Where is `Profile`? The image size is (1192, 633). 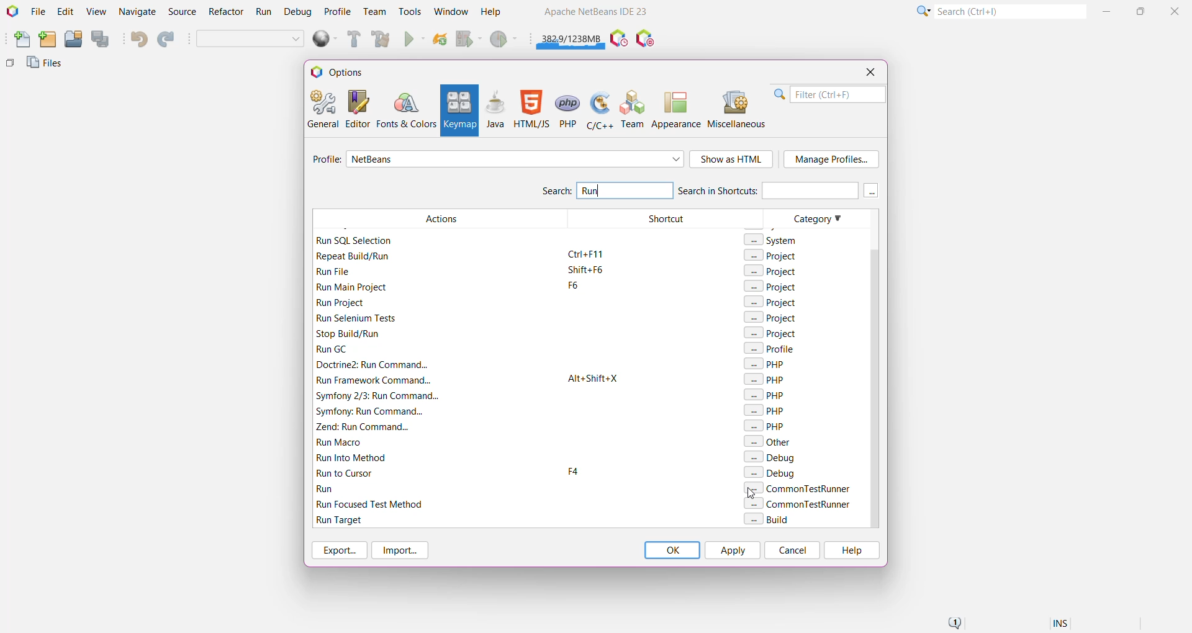
Profile is located at coordinates (338, 11).